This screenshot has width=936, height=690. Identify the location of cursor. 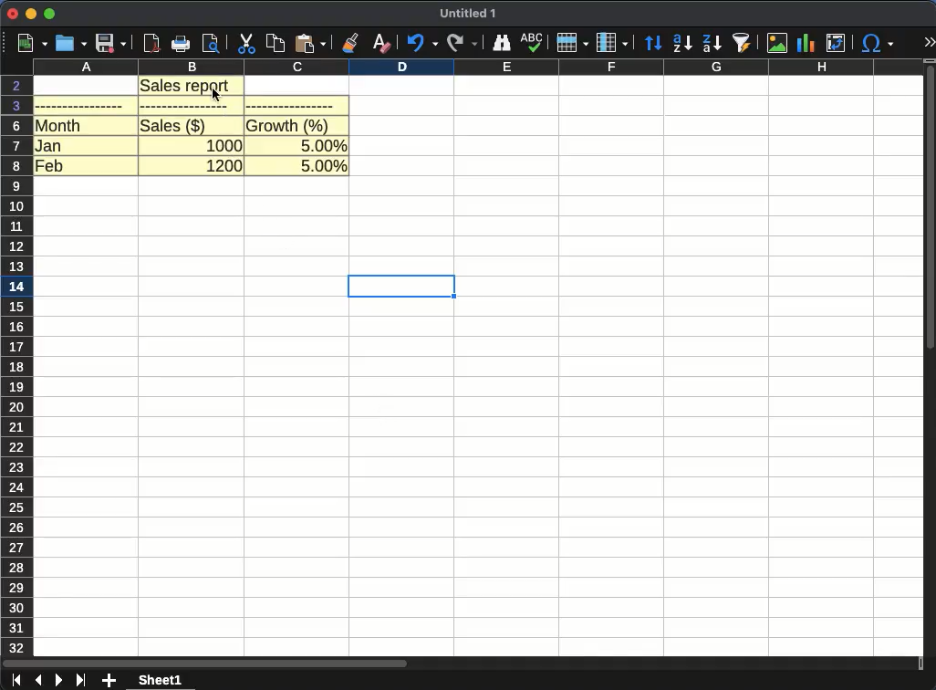
(217, 94).